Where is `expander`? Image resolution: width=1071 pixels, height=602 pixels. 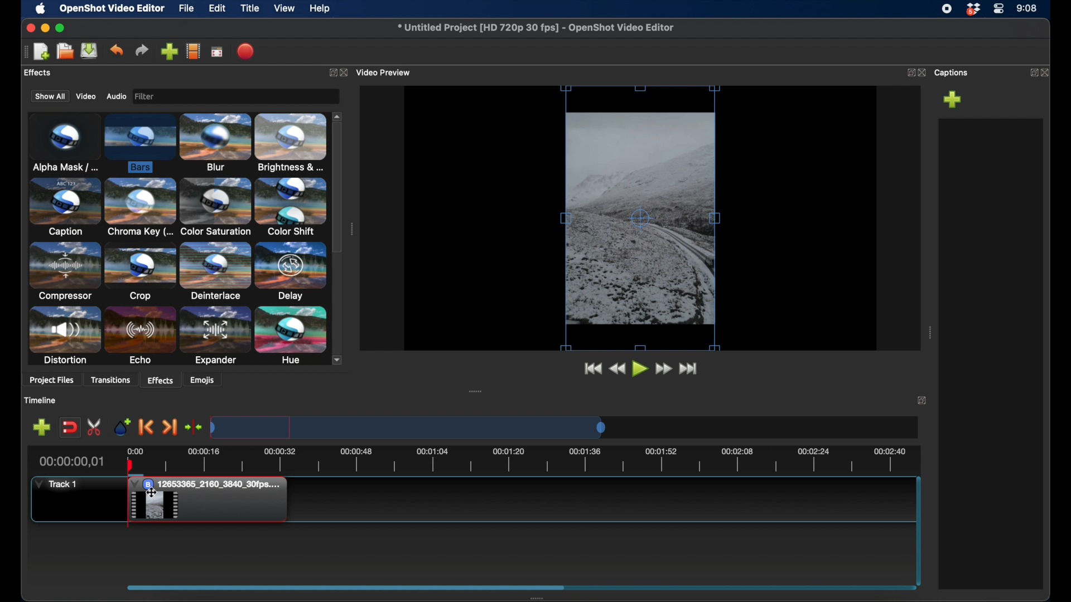
expander is located at coordinates (214, 336).